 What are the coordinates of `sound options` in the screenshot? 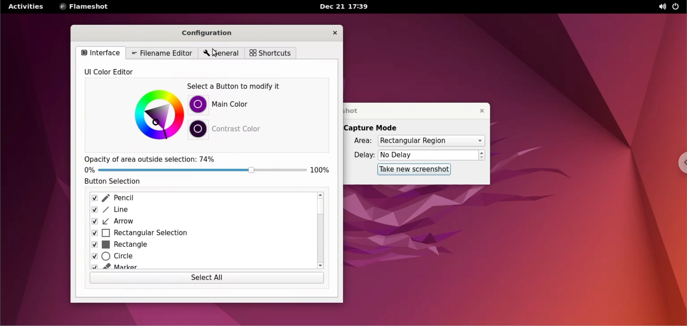 It's located at (659, 6).